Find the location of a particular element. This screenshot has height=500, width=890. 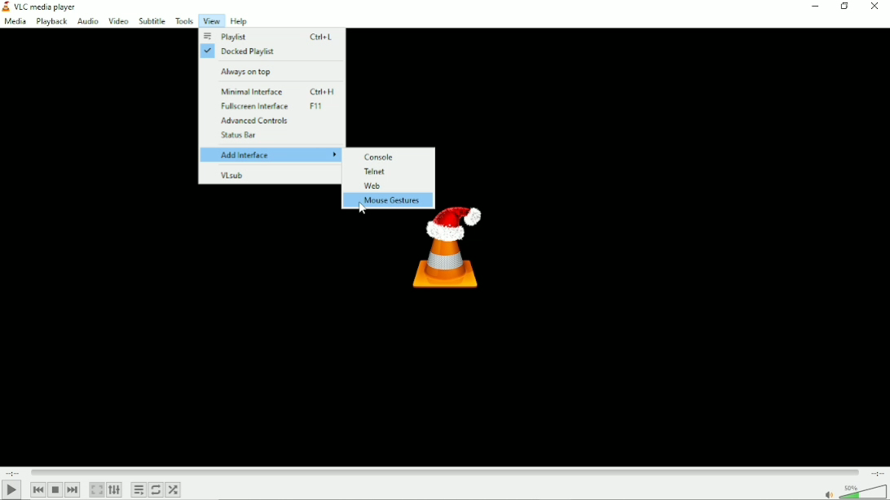

Toggle video in fullscreen is located at coordinates (97, 489).